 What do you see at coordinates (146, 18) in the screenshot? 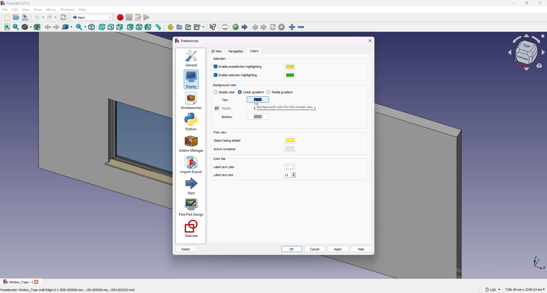
I see `execute macro` at bounding box center [146, 18].